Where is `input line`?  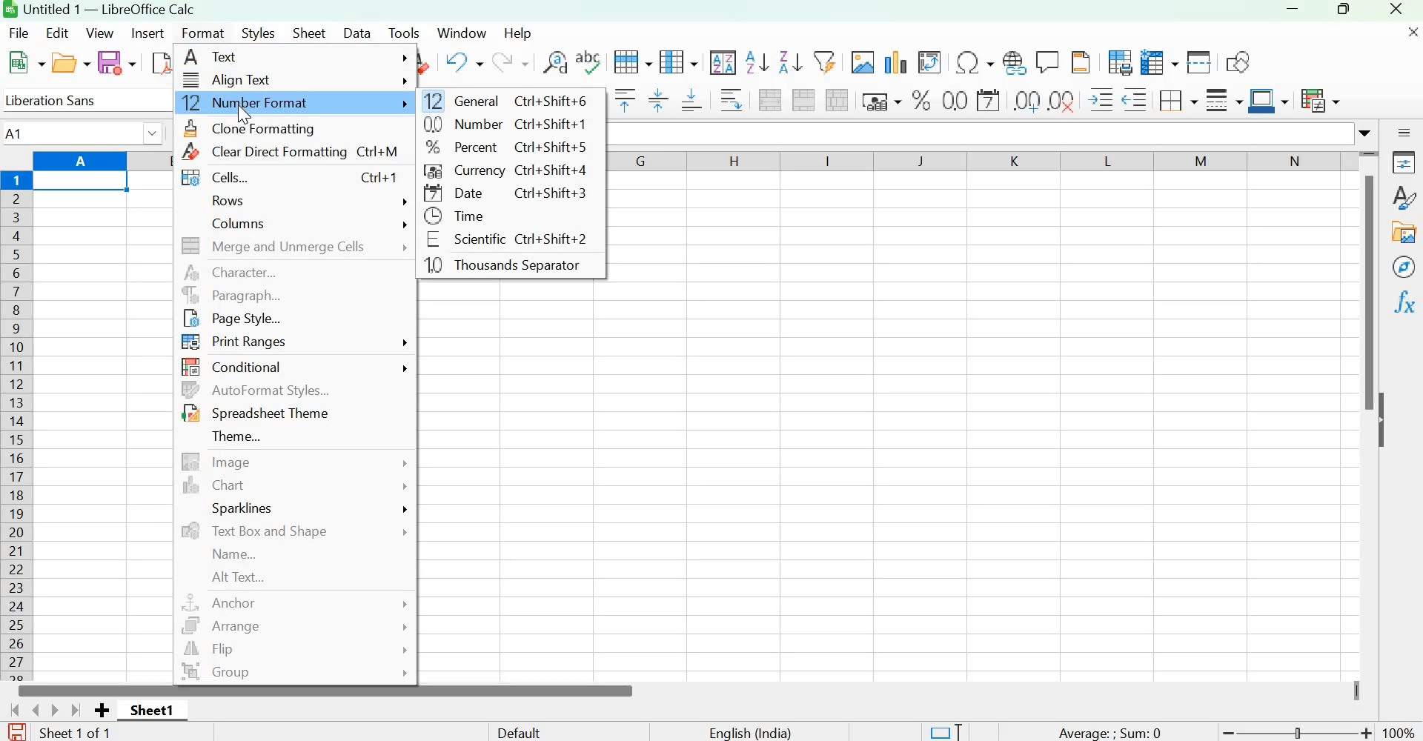 input line is located at coordinates (980, 133).